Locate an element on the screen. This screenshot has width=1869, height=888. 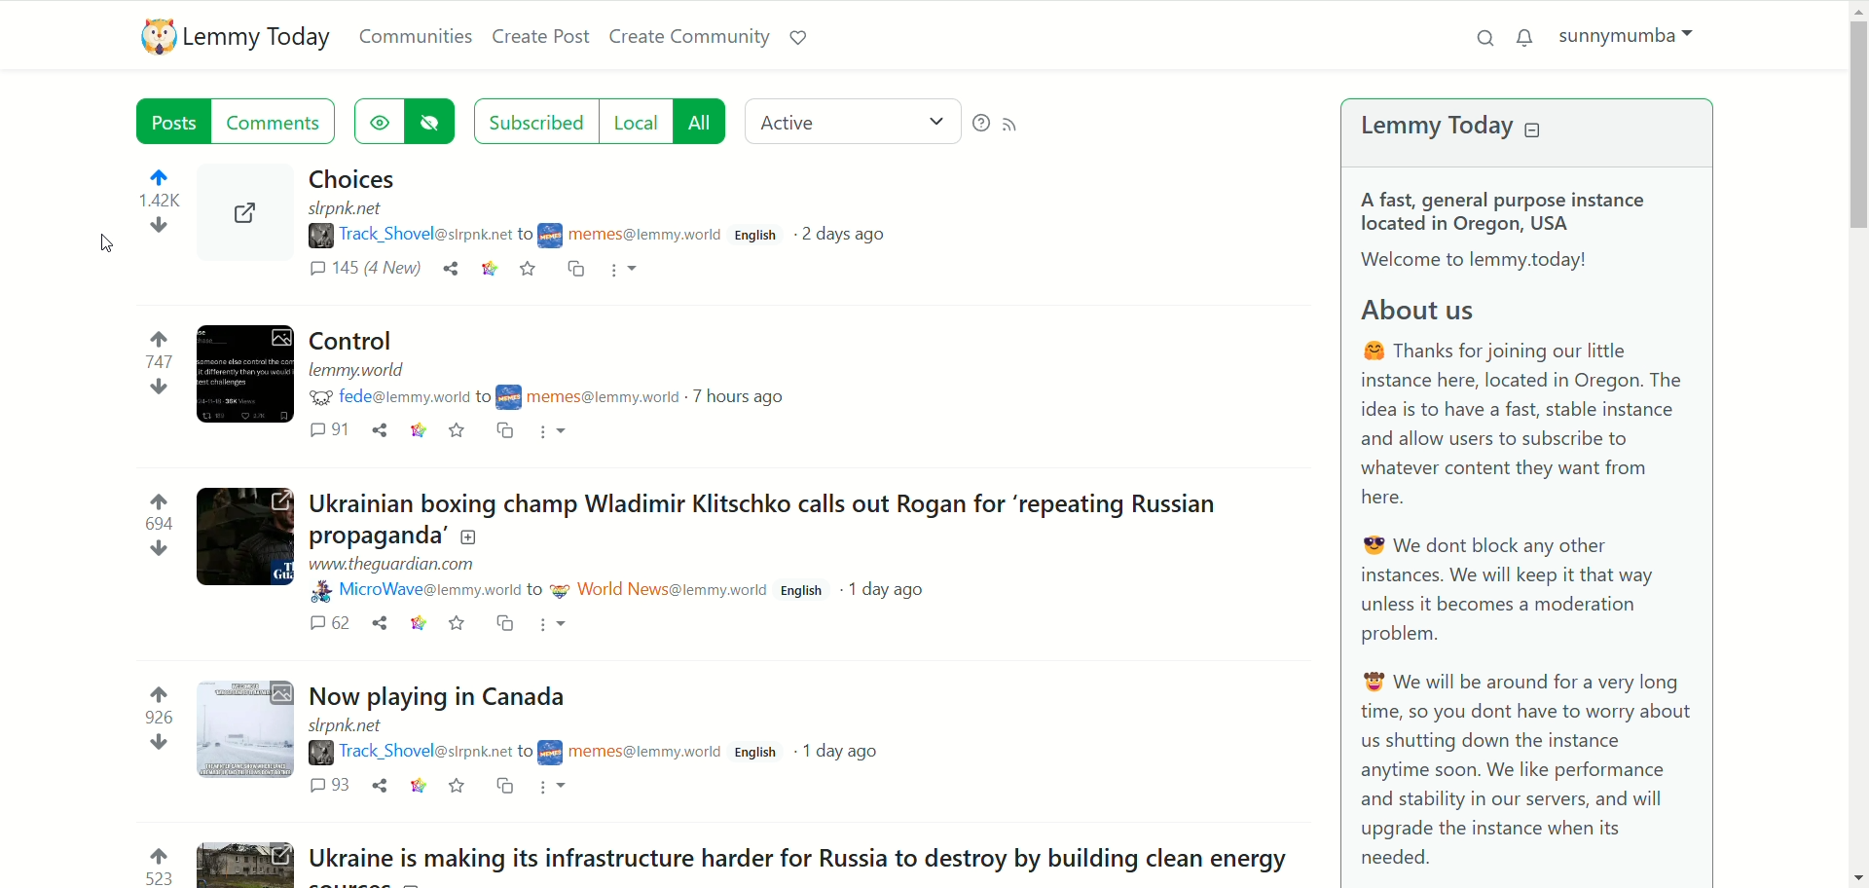
search is located at coordinates (1484, 36).